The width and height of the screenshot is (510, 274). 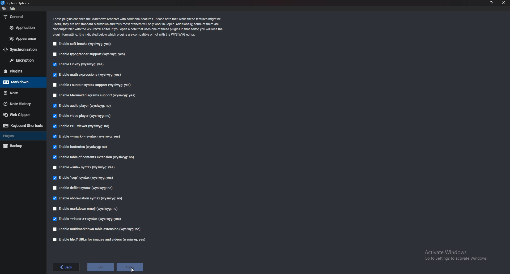 I want to click on enable Mark Syntax, so click(x=89, y=136).